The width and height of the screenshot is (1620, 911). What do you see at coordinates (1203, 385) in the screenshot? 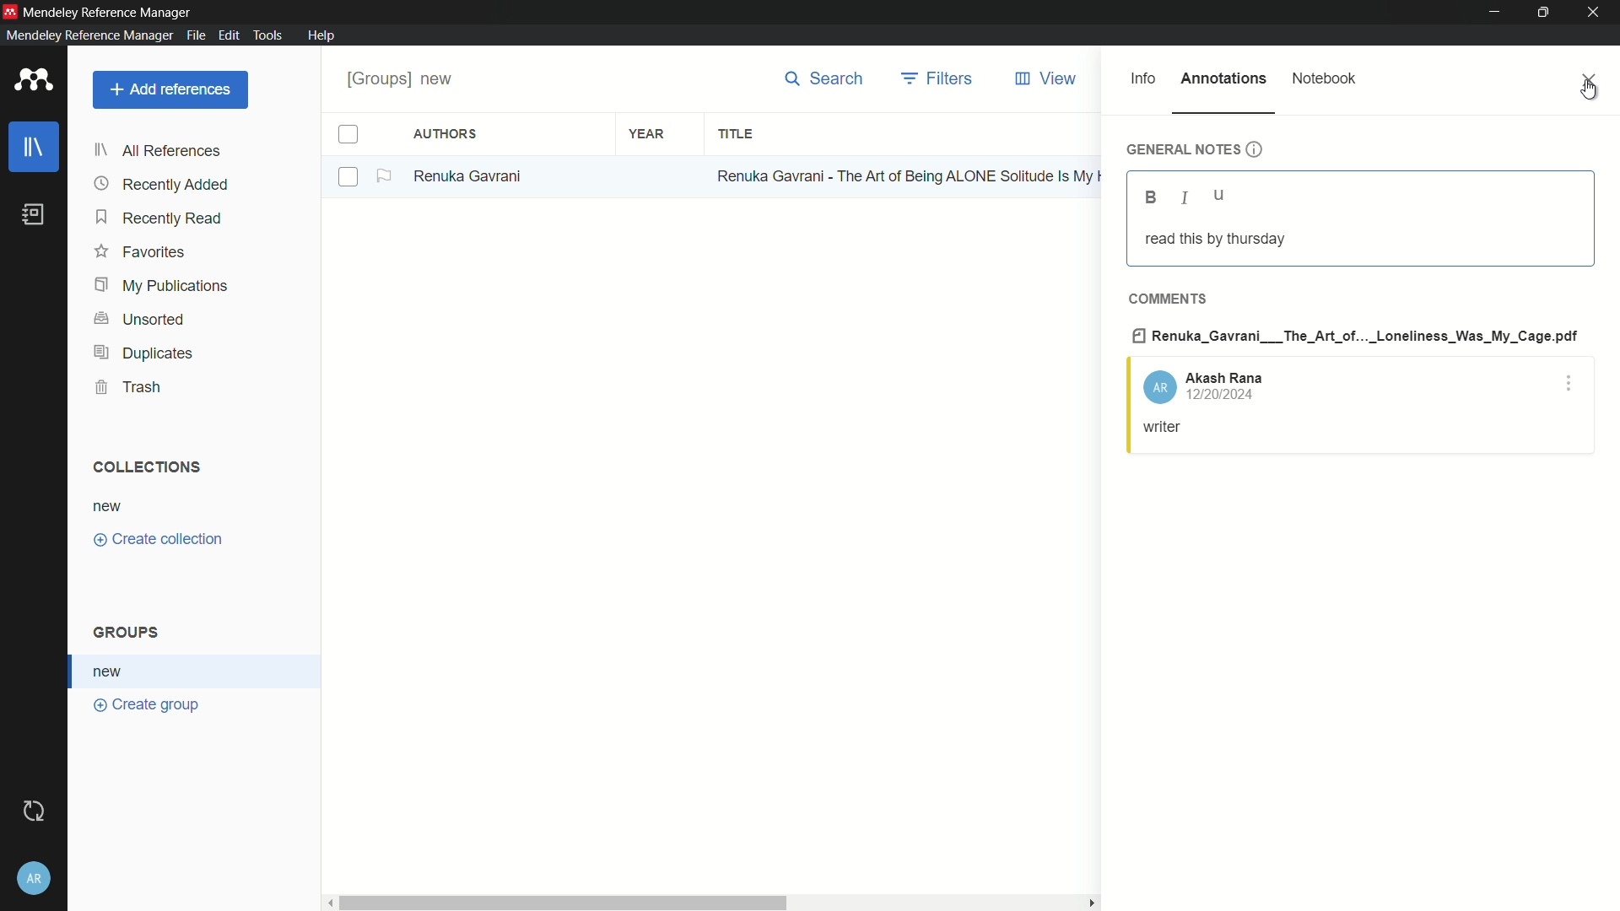
I see `account` at bounding box center [1203, 385].